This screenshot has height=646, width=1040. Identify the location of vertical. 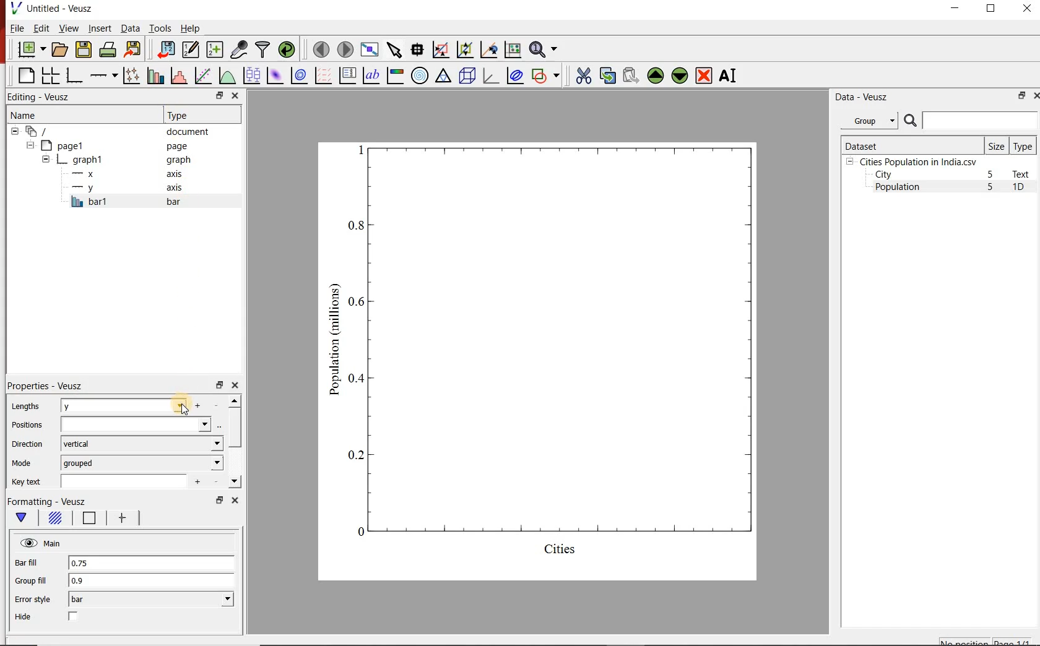
(141, 444).